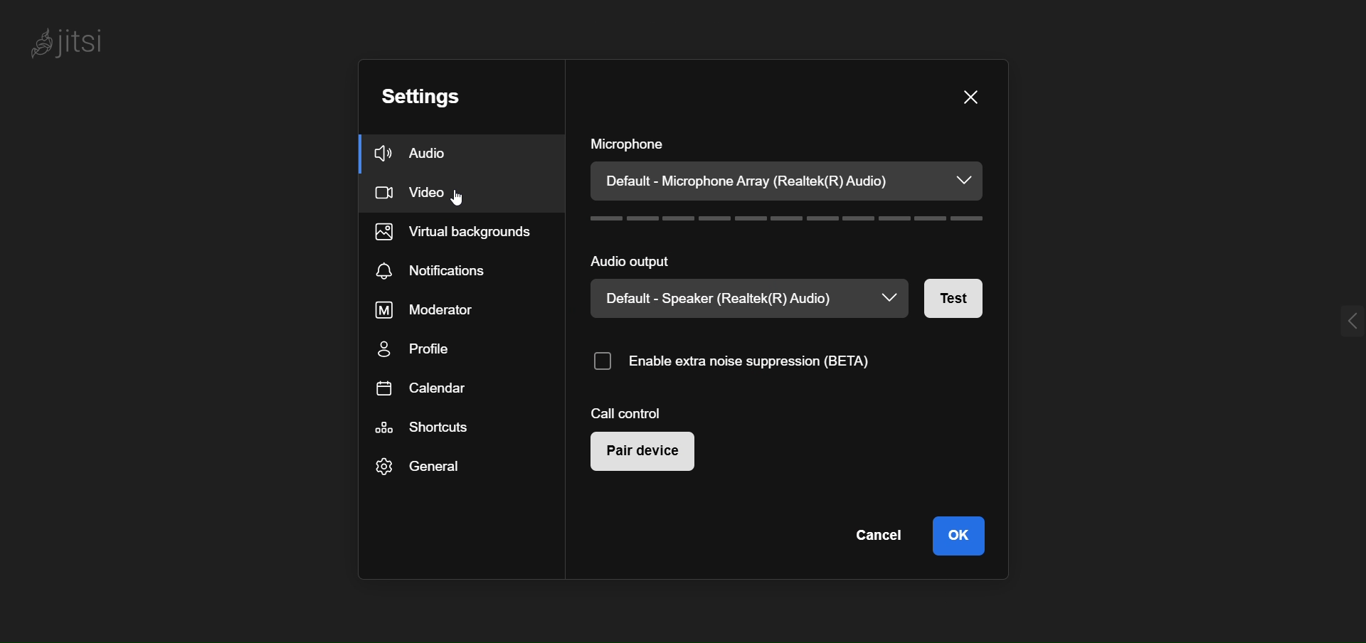 This screenshot has width=1366, height=643. Describe the element at coordinates (425, 428) in the screenshot. I see `shortcut` at that location.